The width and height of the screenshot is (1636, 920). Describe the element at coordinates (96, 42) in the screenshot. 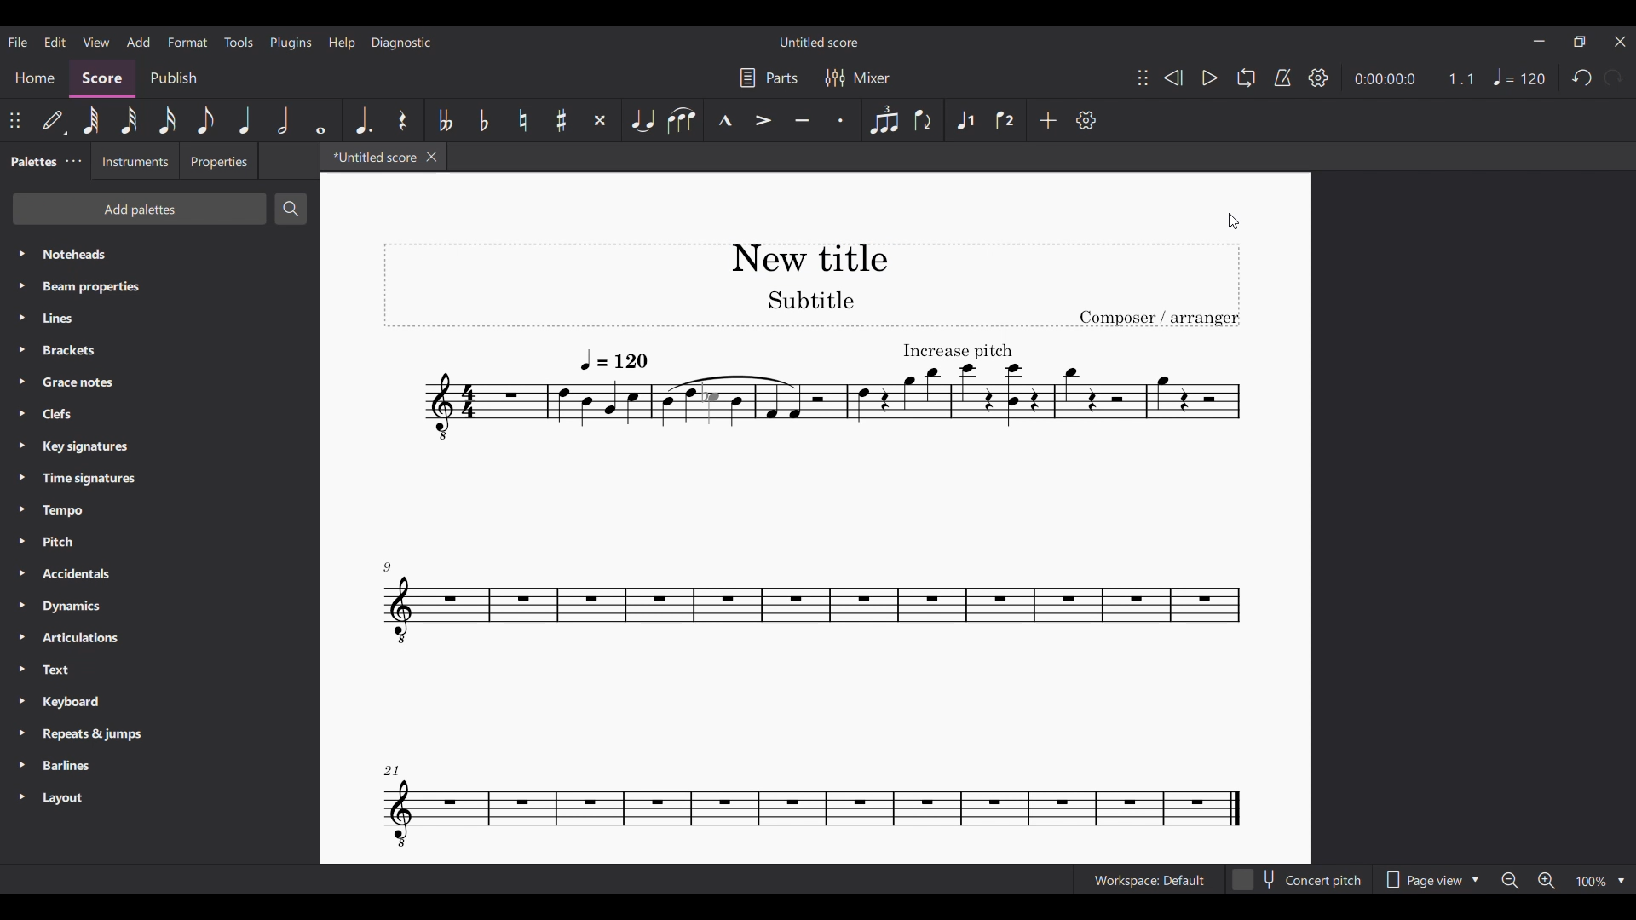

I see `View menu ` at that location.